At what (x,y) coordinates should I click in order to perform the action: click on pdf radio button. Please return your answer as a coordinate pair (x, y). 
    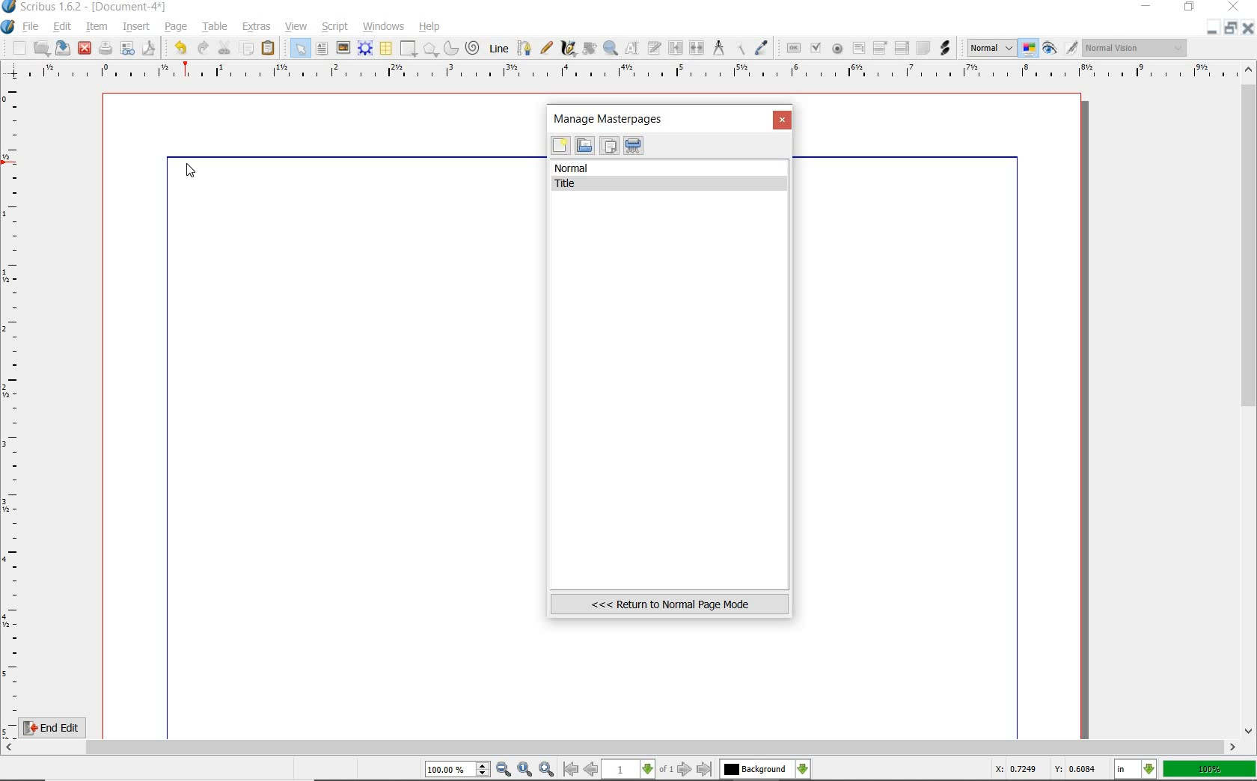
    Looking at the image, I should click on (837, 49).